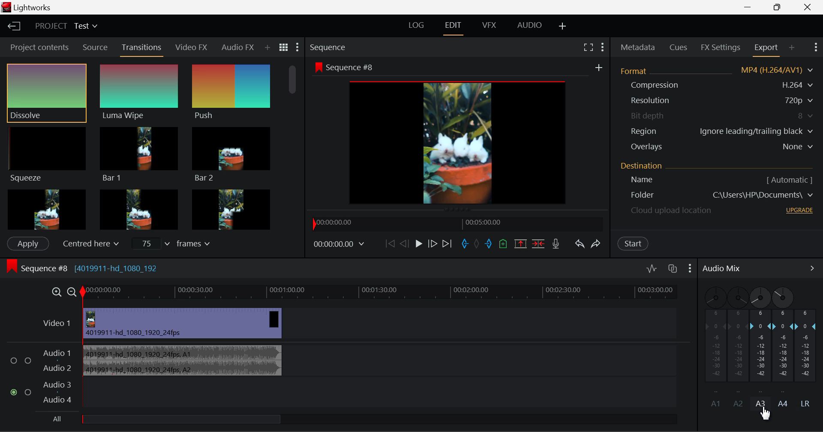  Describe the element at coordinates (45, 154) in the screenshot. I see `Squeeze` at that location.